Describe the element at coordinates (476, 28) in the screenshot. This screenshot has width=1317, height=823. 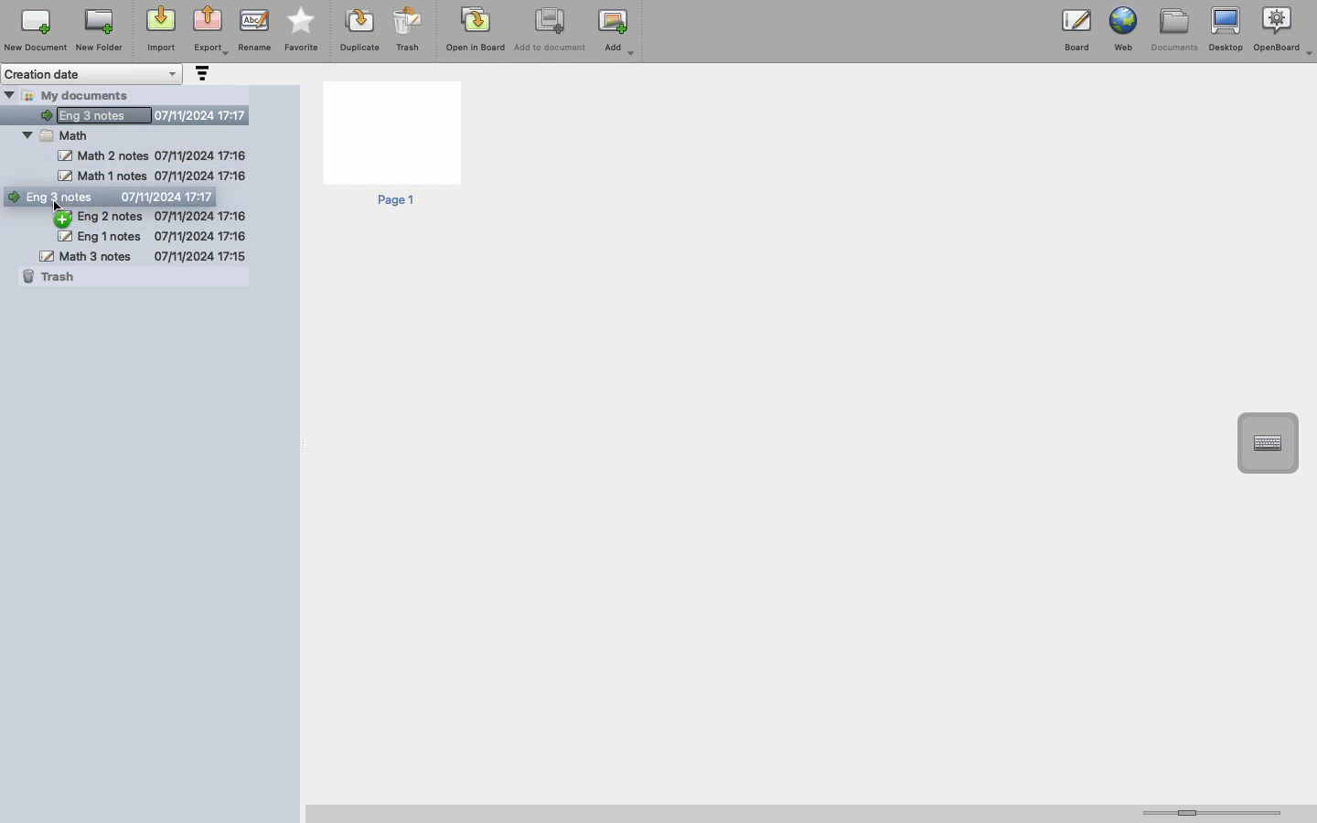
I see `Open in board` at that location.